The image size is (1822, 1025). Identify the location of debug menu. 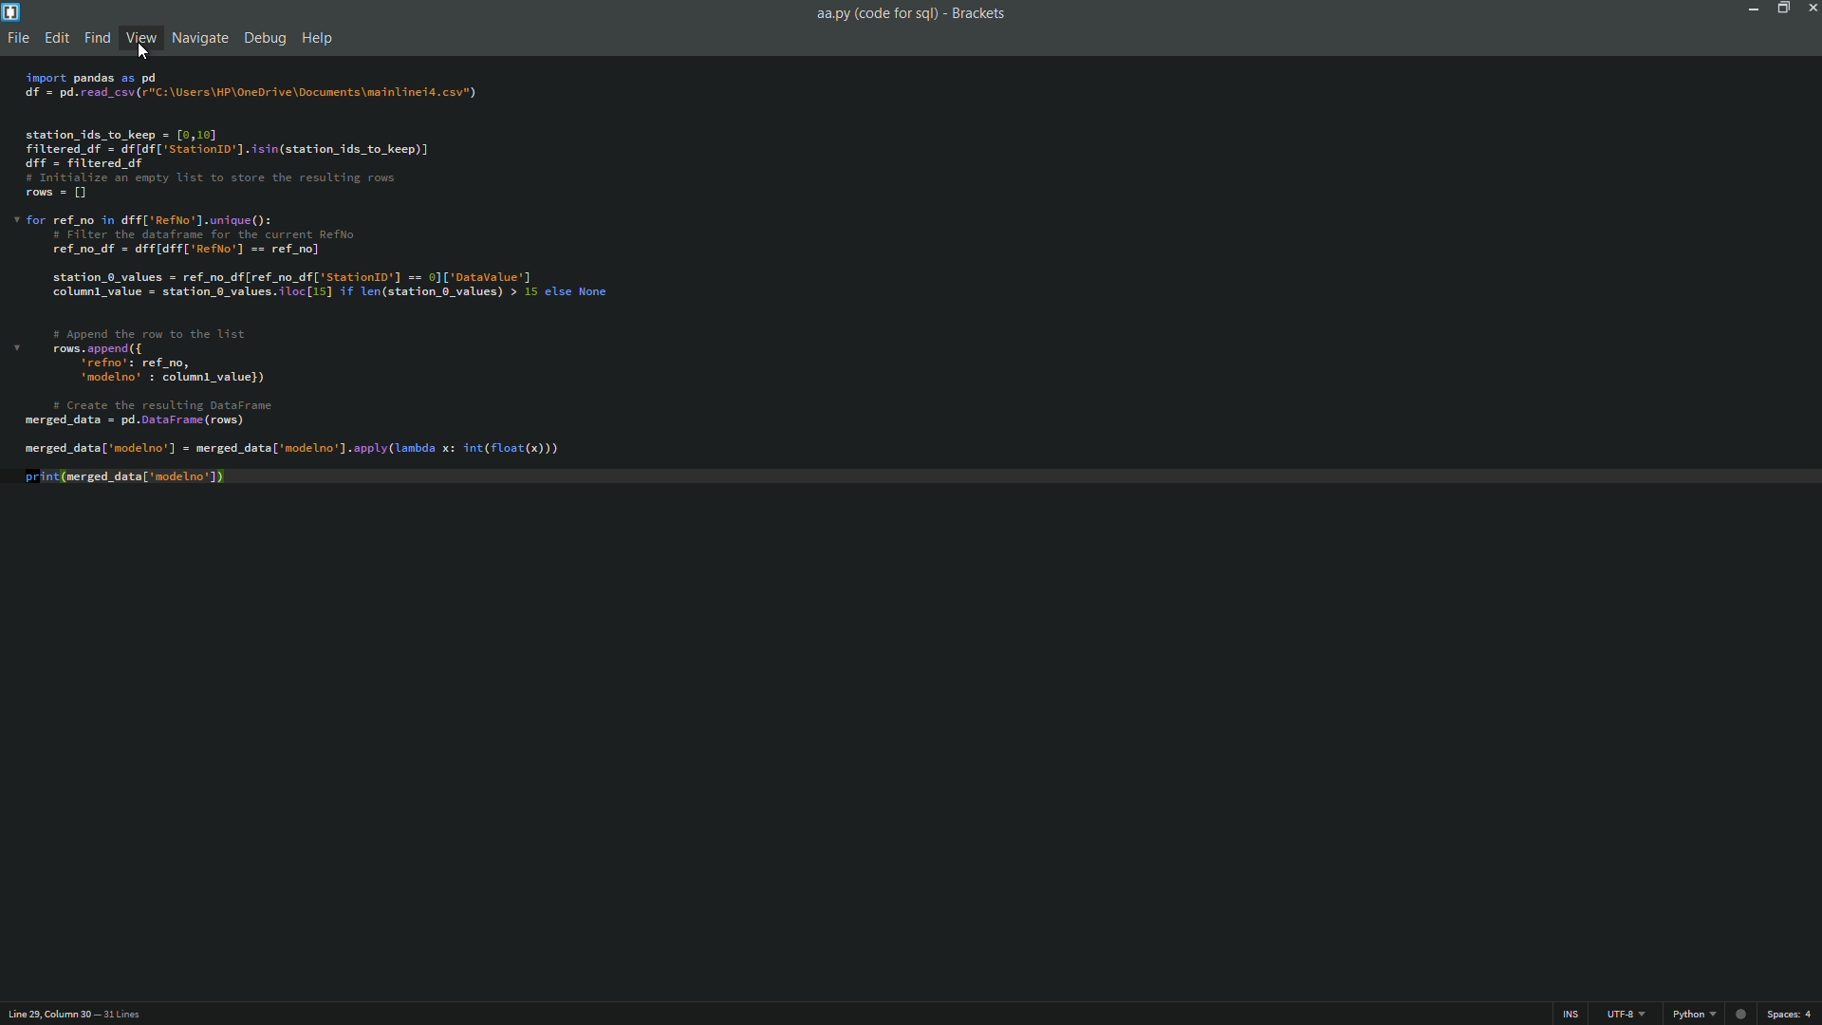
(265, 37).